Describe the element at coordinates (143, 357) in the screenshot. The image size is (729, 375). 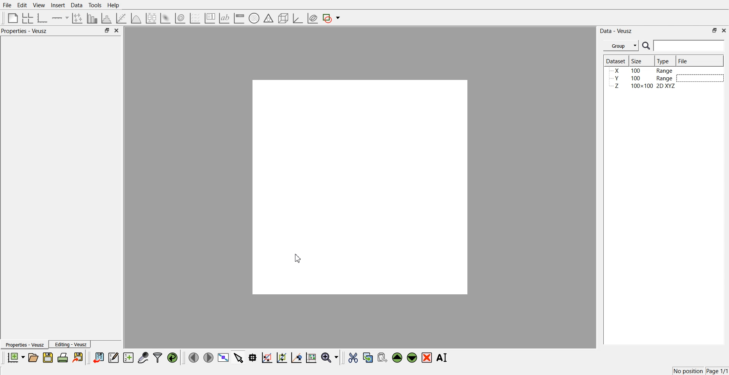
I see `Capture remote data` at that location.